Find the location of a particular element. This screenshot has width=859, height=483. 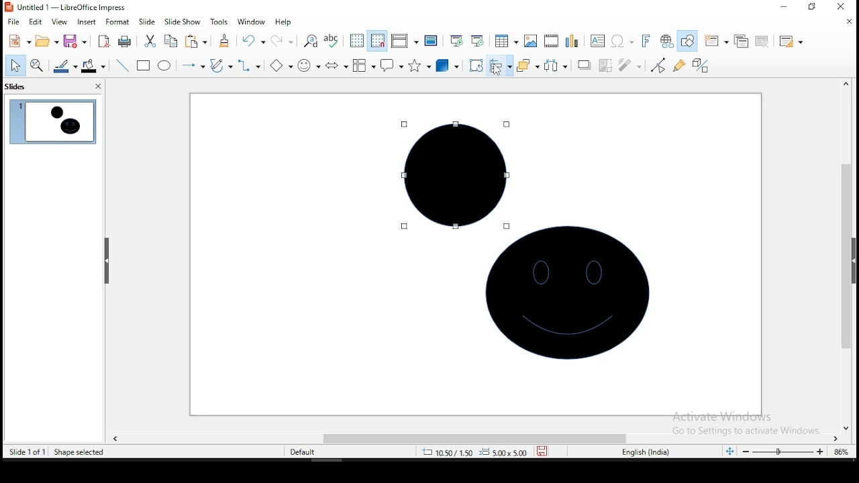

snap to grid is located at coordinates (376, 41).